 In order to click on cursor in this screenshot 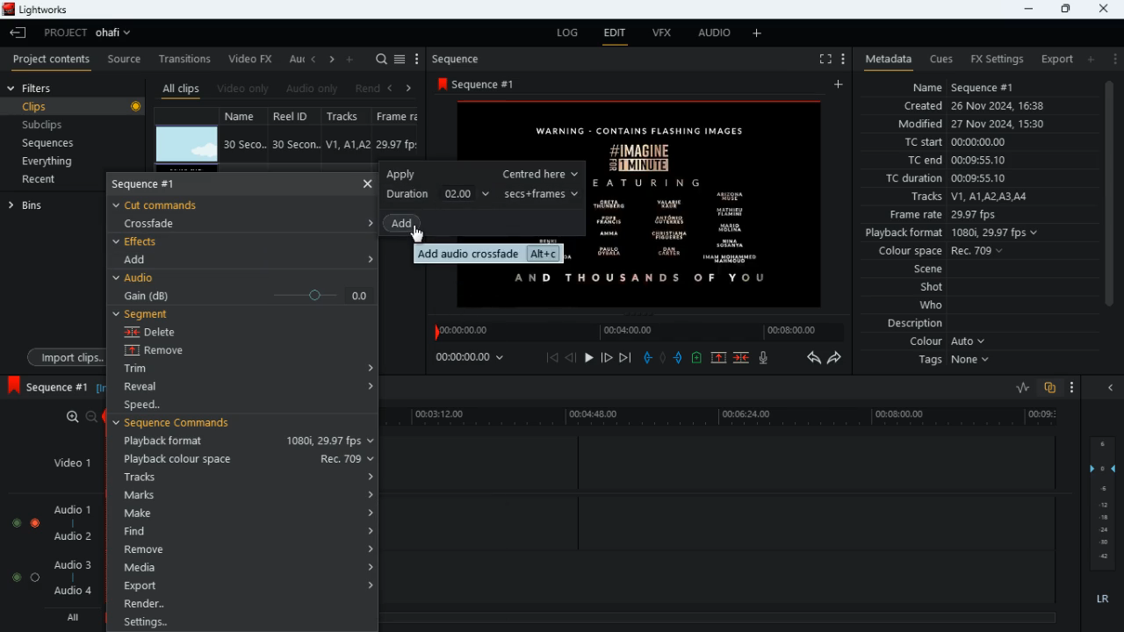, I will do `click(422, 234)`.